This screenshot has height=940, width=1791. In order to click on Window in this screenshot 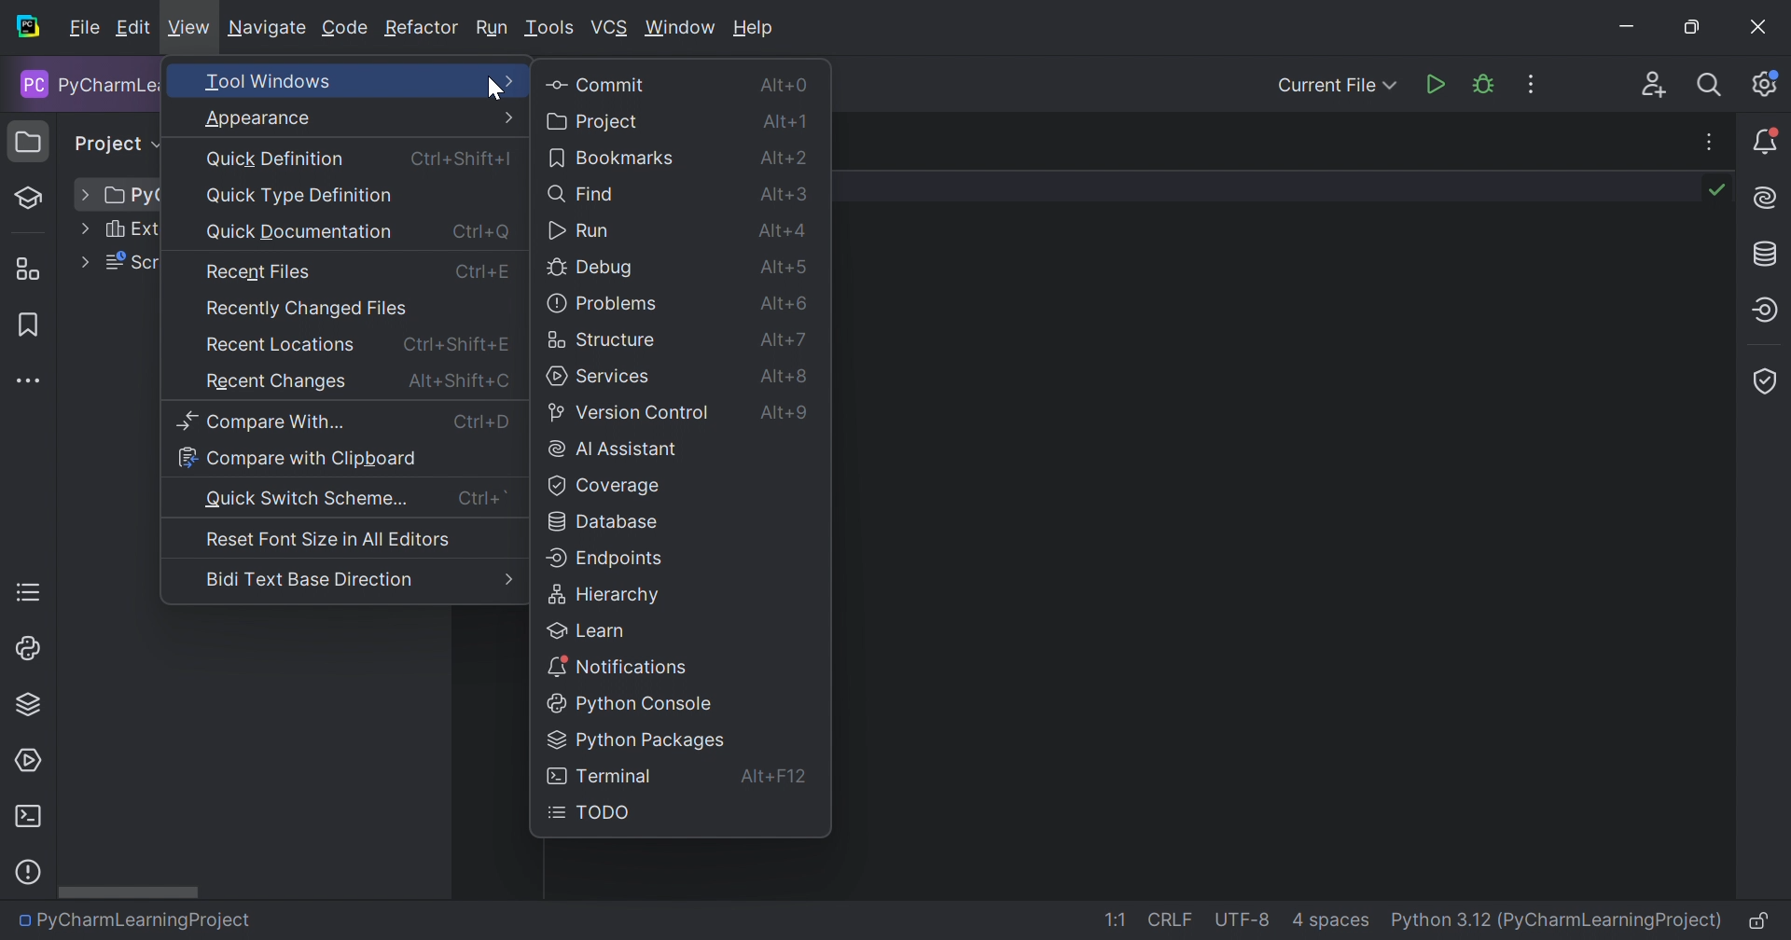, I will do `click(682, 28)`.